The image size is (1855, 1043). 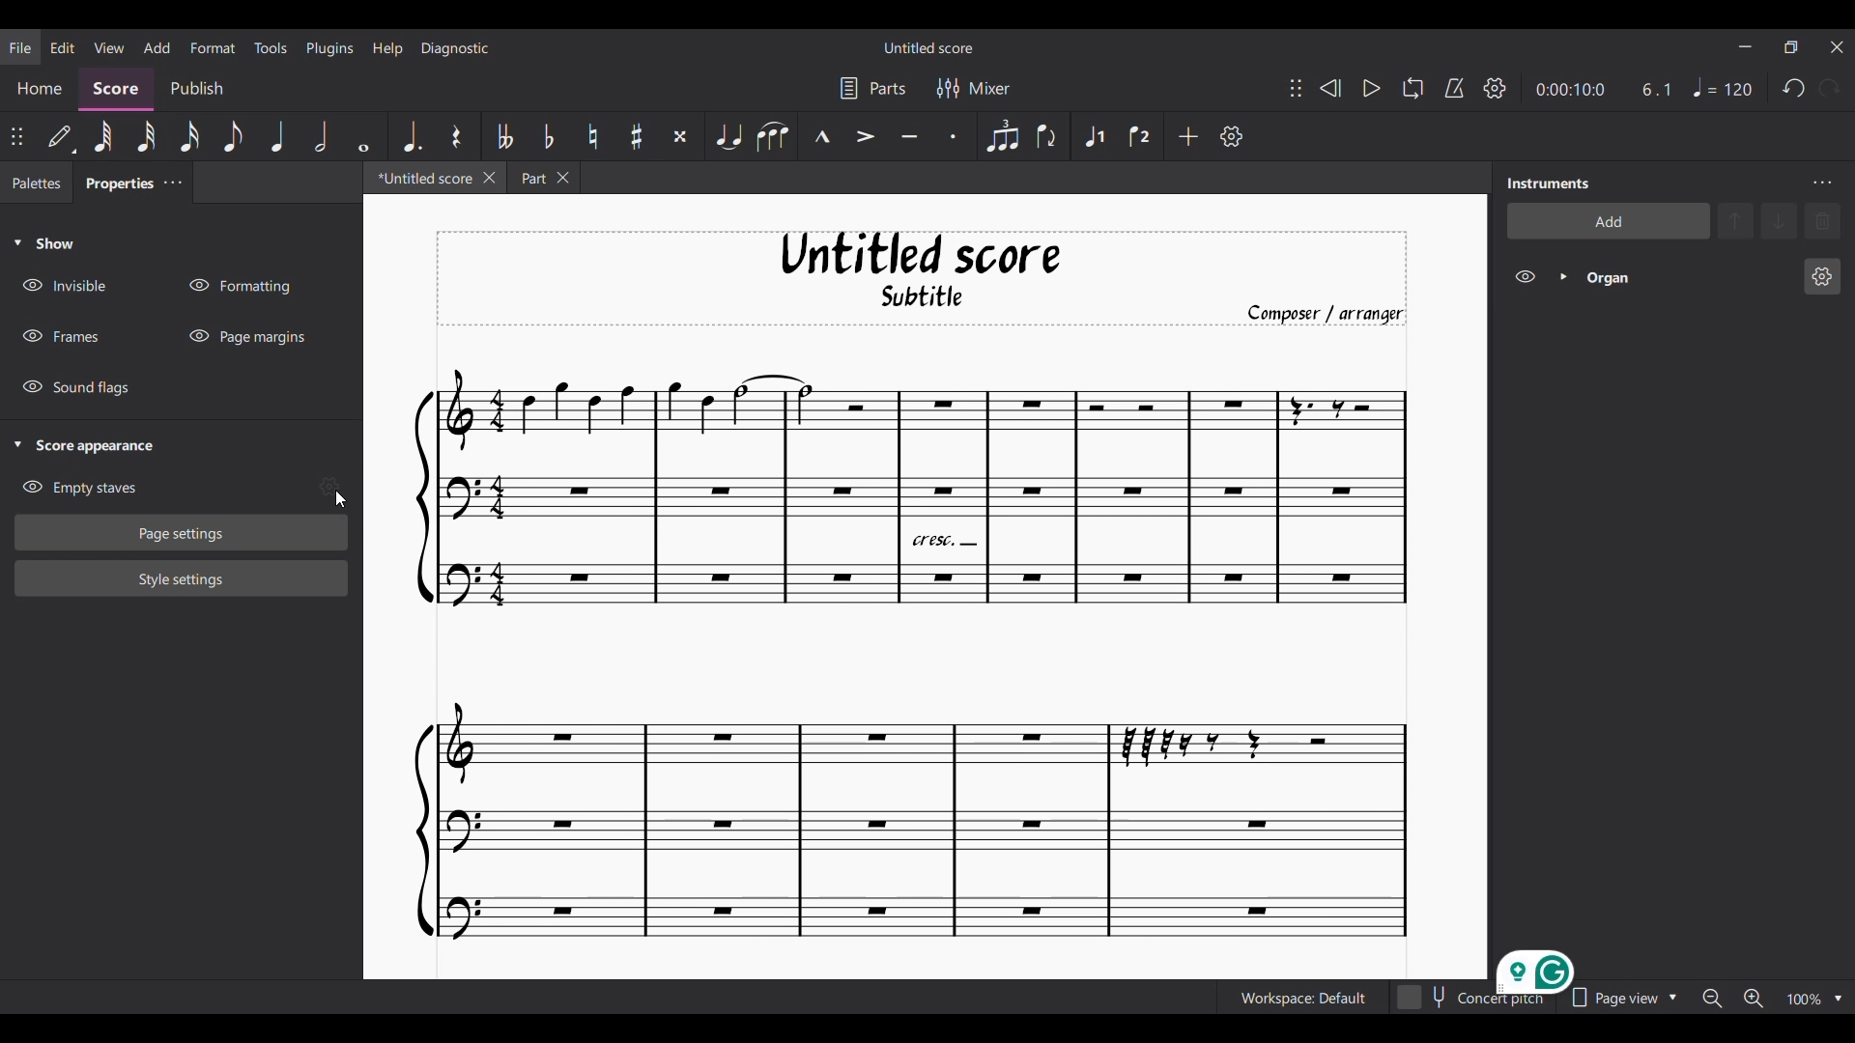 I want to click on Toggle for Concert pitch, so click(x=1470, y=1004).